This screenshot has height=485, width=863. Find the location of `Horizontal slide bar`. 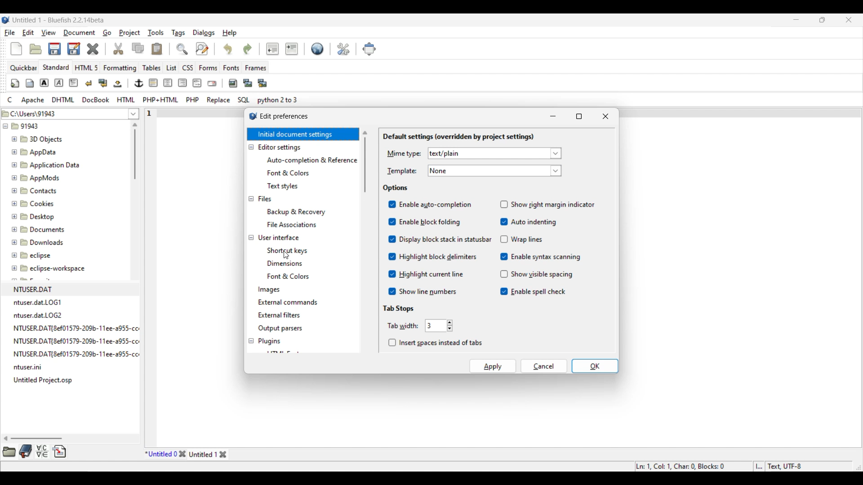

Horizontal slide bar is located at coordinates (33, 438).